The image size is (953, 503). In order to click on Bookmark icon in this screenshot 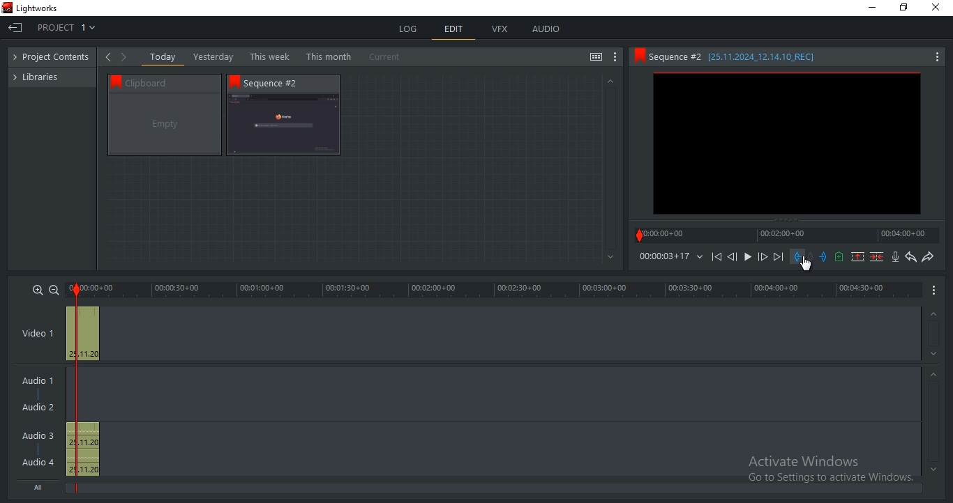, I will do `click(234, 82)`.